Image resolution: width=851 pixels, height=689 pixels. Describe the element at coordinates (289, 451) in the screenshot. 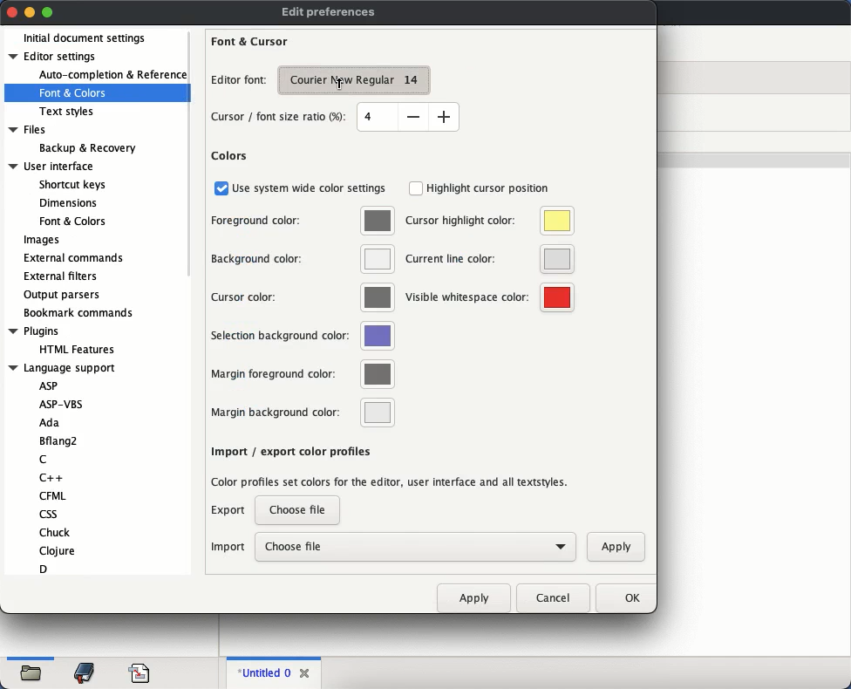

I see `import export color profiles` at that location.